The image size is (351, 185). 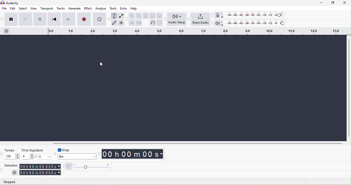 What do you see at coordinates (132, 16) in the screenshot?
I see `zoom in` at bounding box center [132, 16].